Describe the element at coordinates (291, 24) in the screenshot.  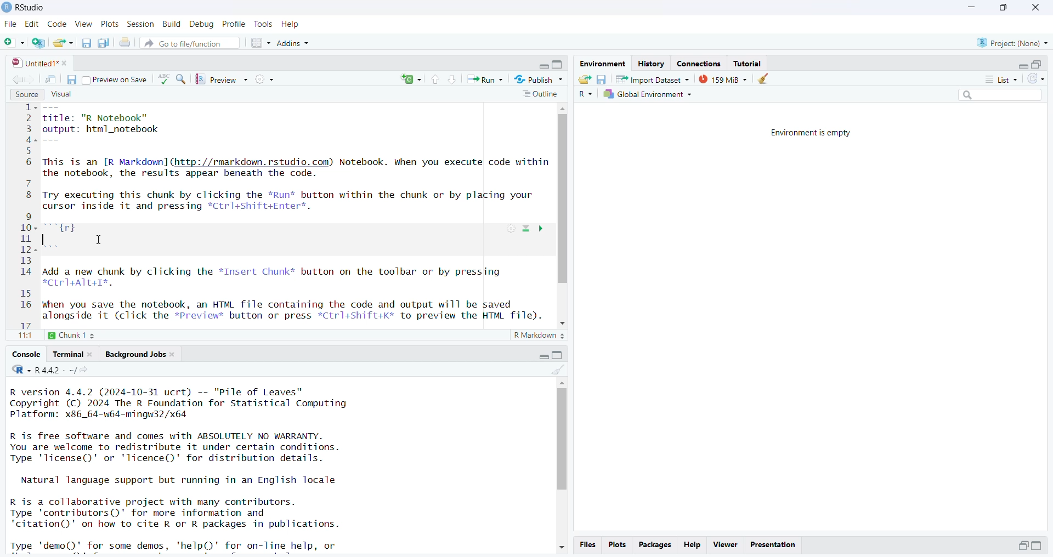
I see `help` at that location.